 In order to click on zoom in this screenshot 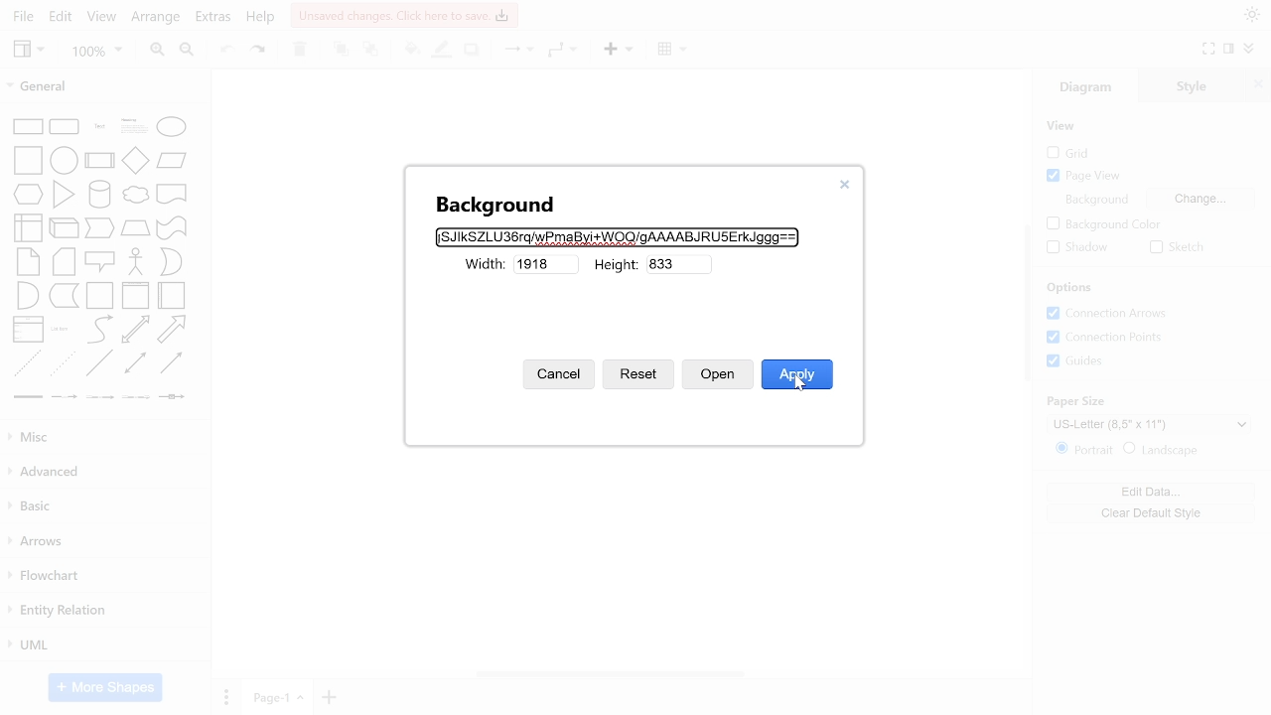, I will do `click(97, 53)`.